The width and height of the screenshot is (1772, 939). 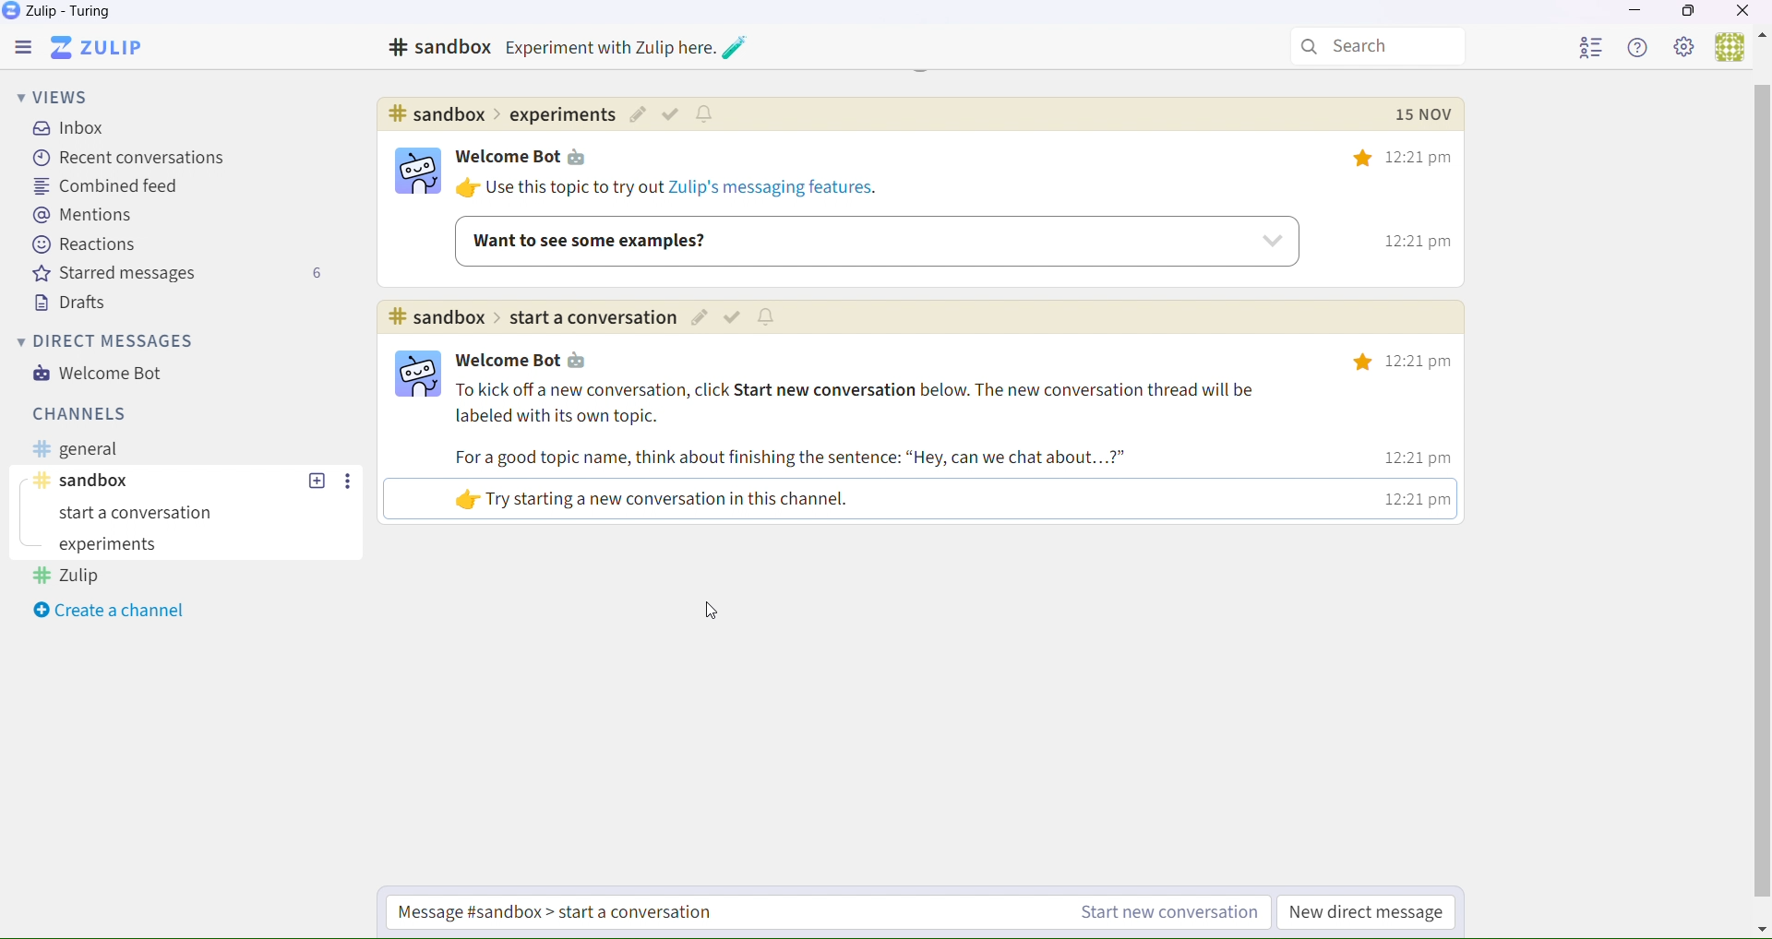 What do you see at coordinates (642, 913) in the screenshot?
I see `Start a new conversation` at bounding box center [642, 913].